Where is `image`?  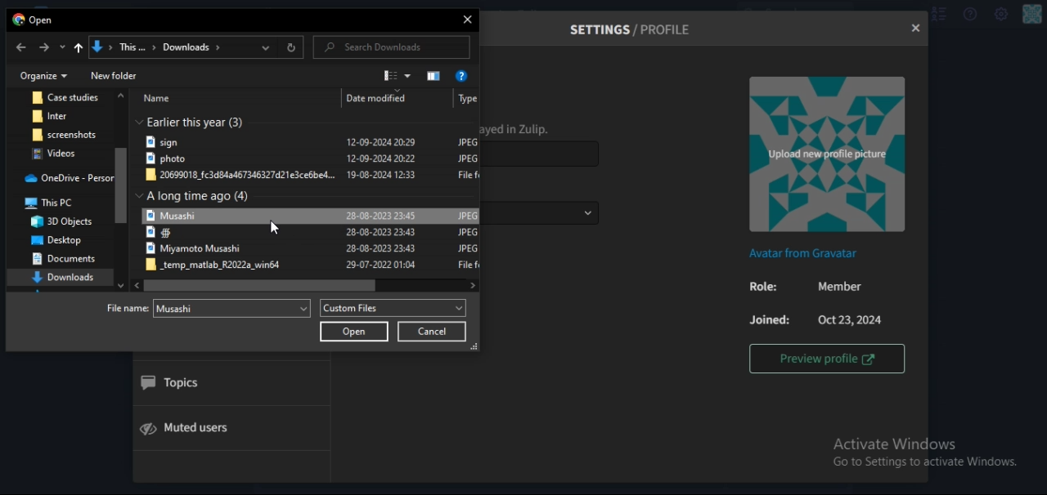
image is located at coordinates (825, 155).